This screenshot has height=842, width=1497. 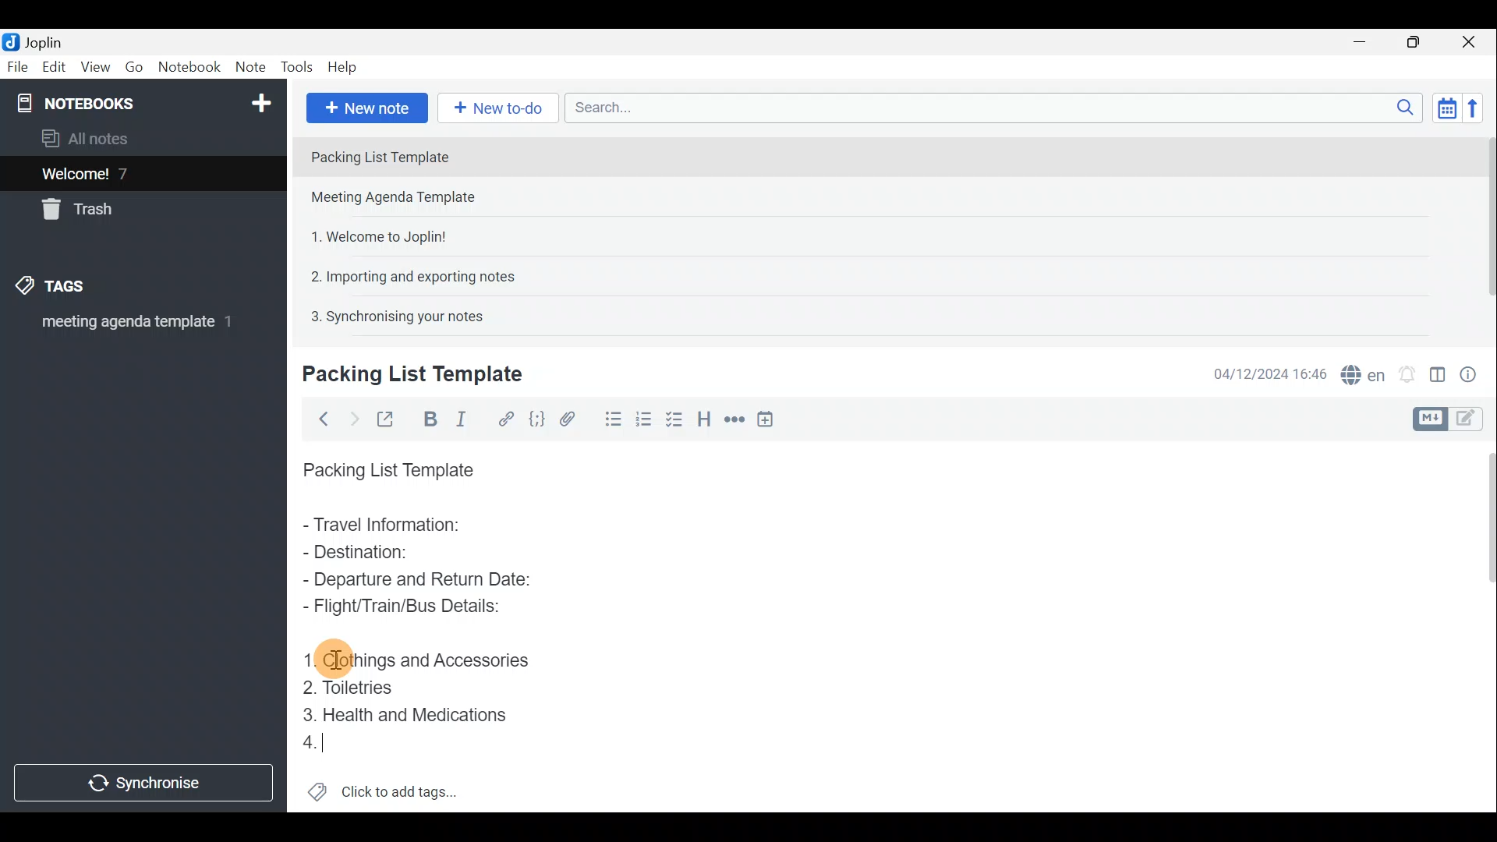 I want to click on Notebook, so click(x=141, y=101).